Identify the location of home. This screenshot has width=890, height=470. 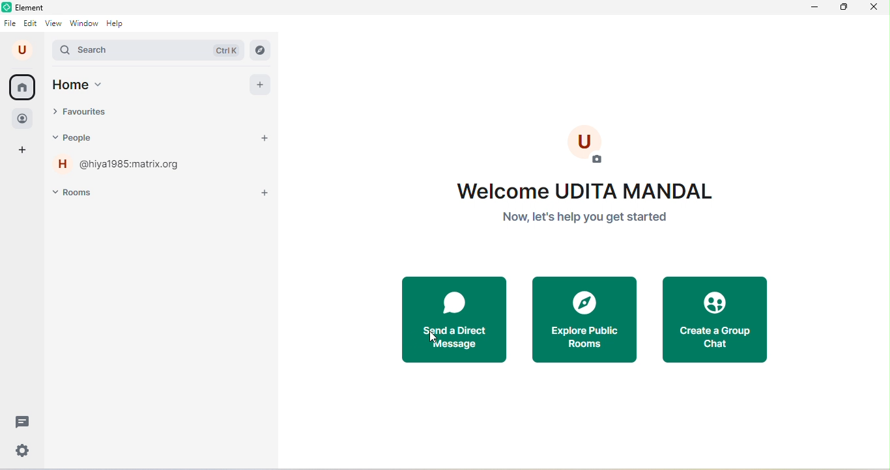
(79, 84).